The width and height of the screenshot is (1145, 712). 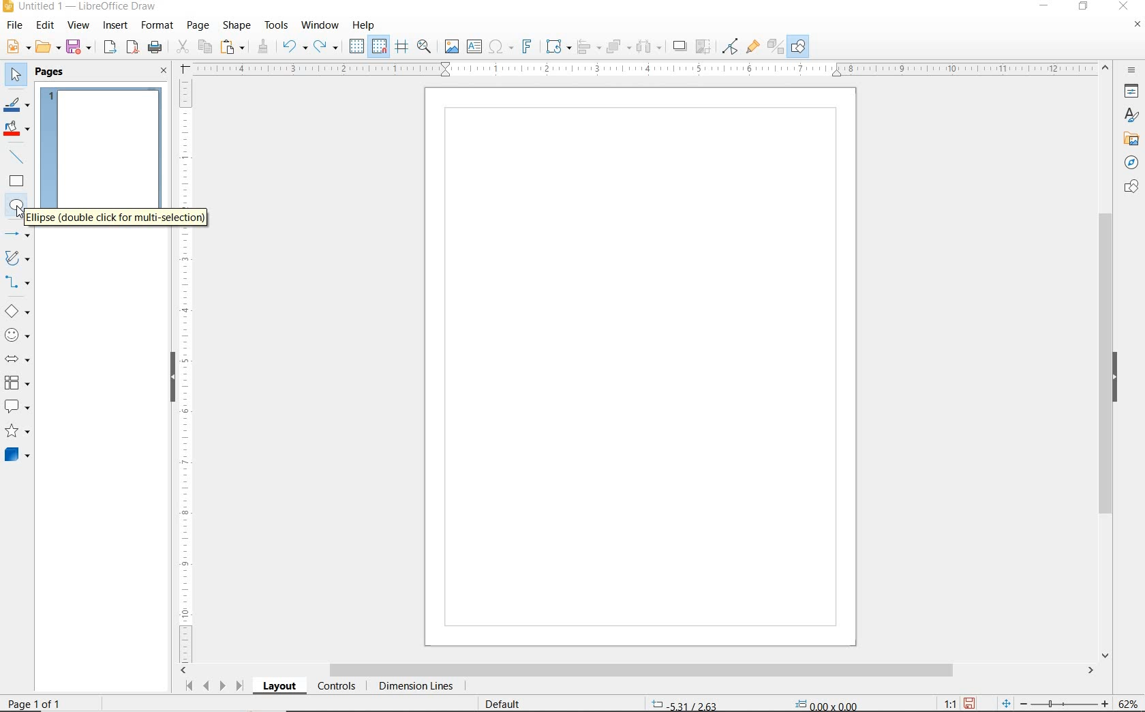 What do you see at coordinates (158, 25) in the screenshot?
I see `FORMAT` at bounding box center [158, 25].